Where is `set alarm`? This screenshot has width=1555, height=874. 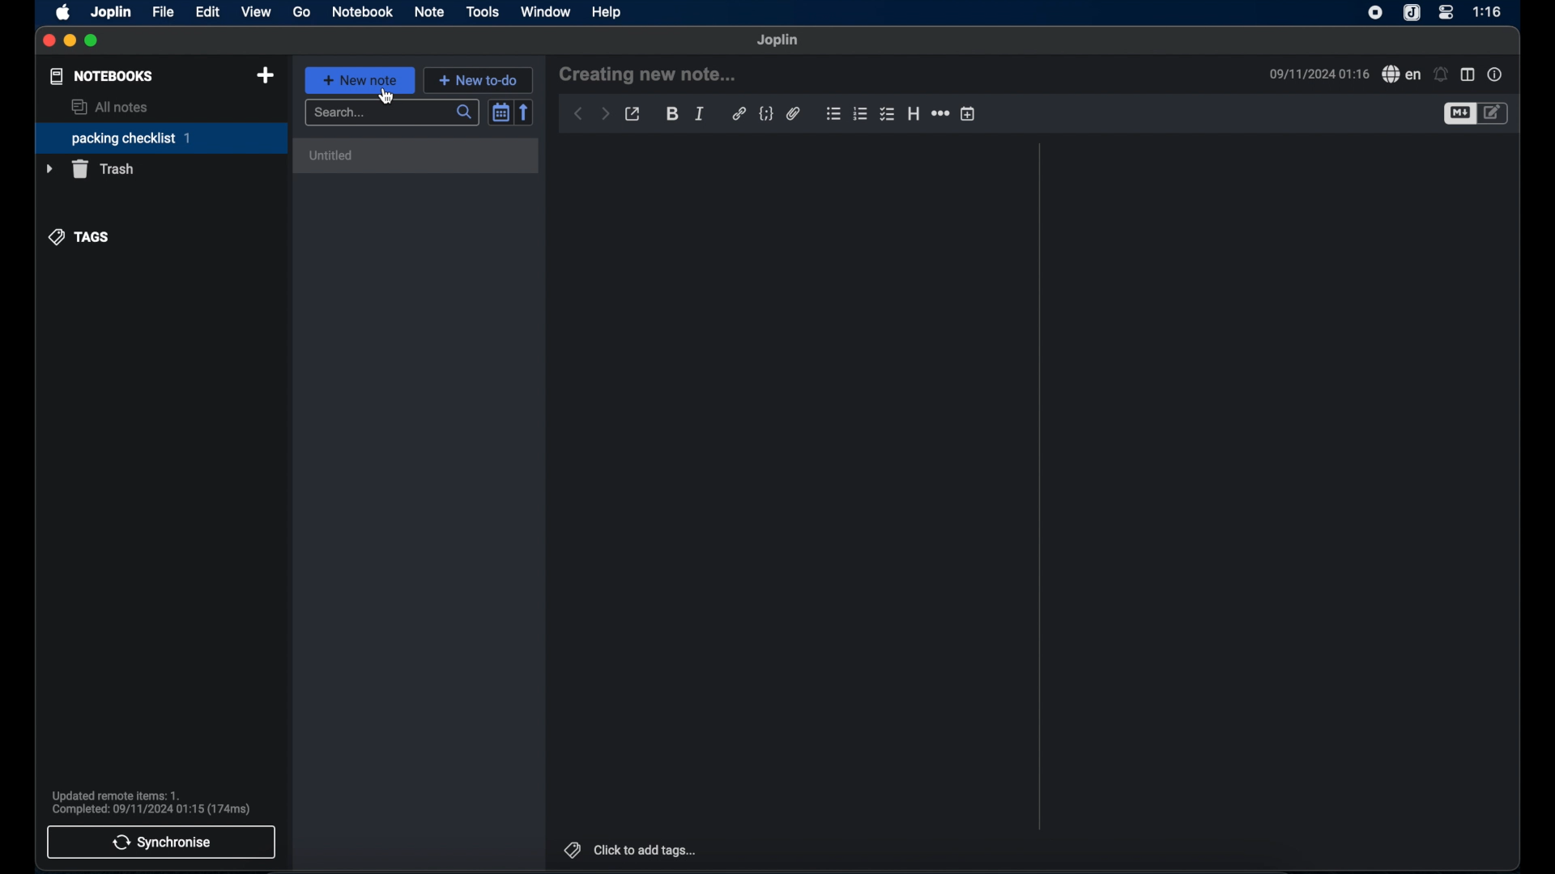 set alarm is located at coordinates (1441, 74).